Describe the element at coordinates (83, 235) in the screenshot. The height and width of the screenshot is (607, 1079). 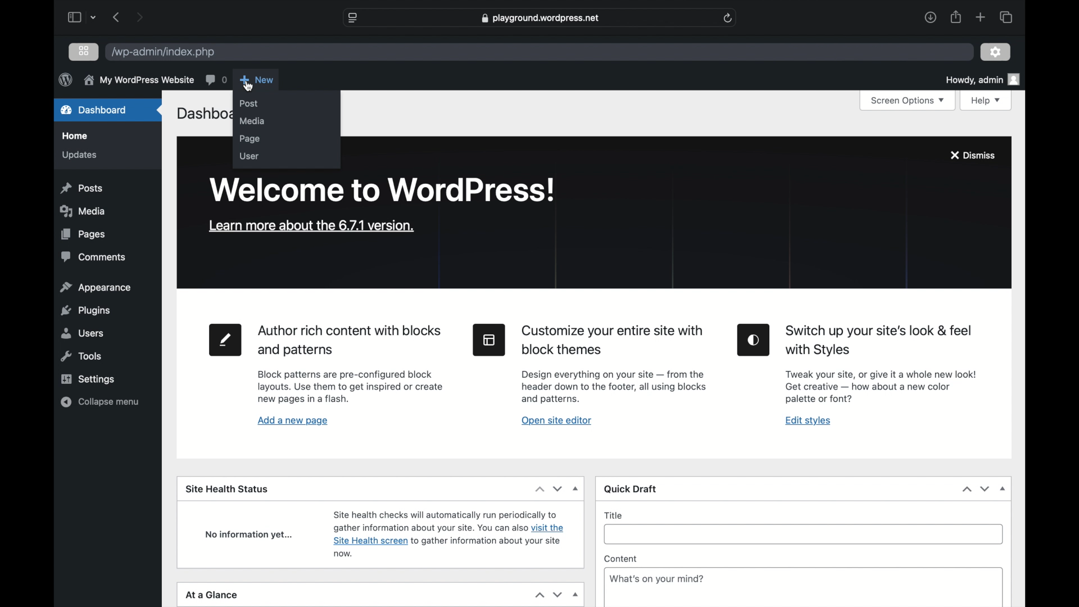
I see `pages` at that location.